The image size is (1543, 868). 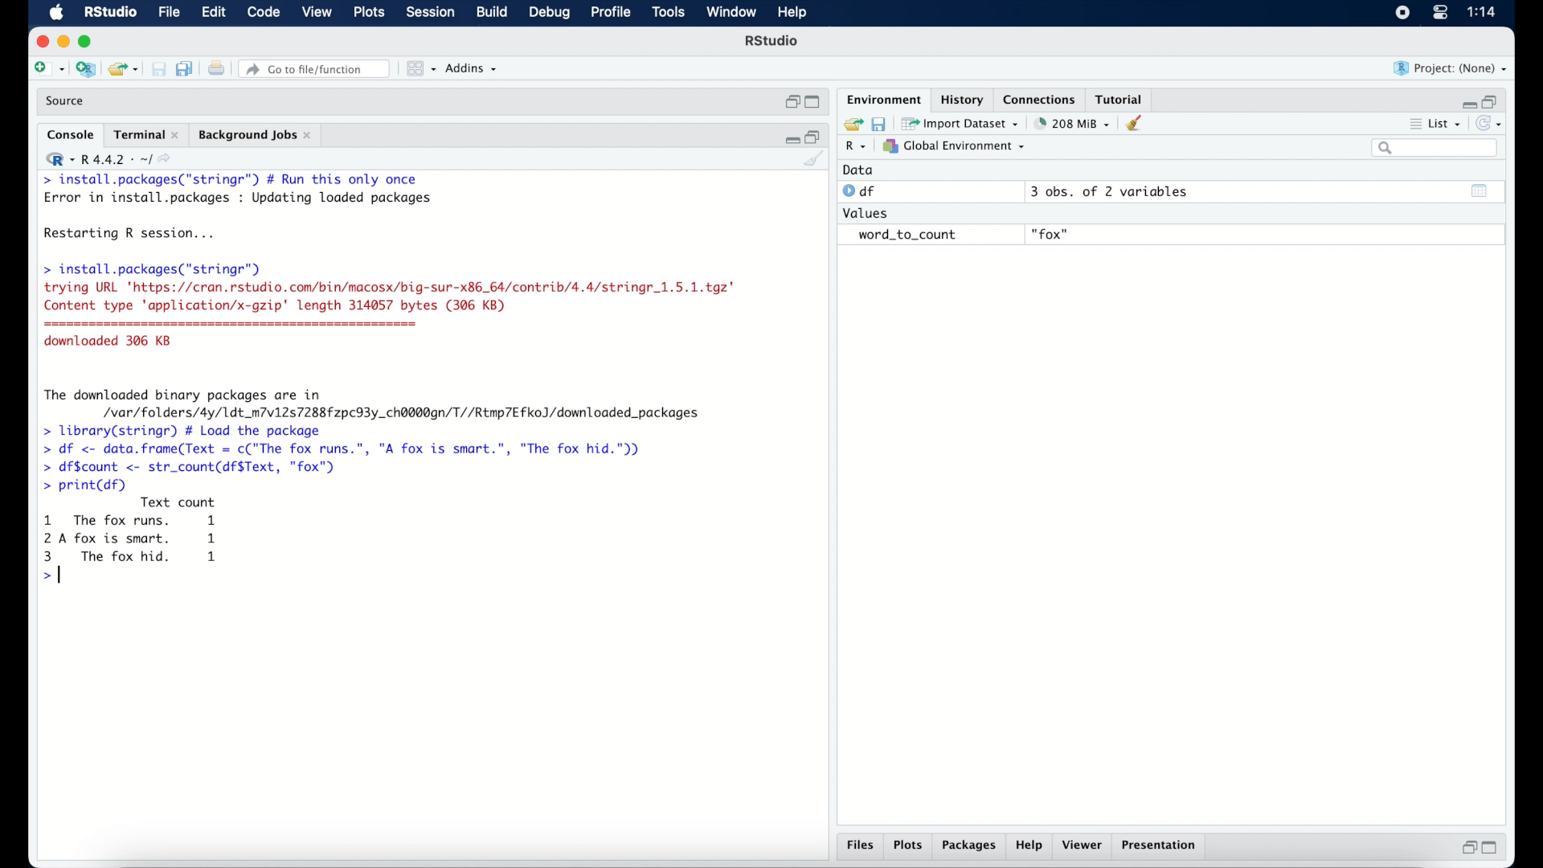 I want to click on save all document, so click(x=188, y=70).